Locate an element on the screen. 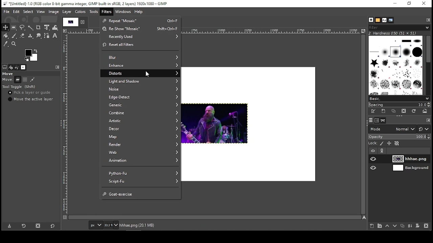  duplicate layer is located at coordinates (403, 227).